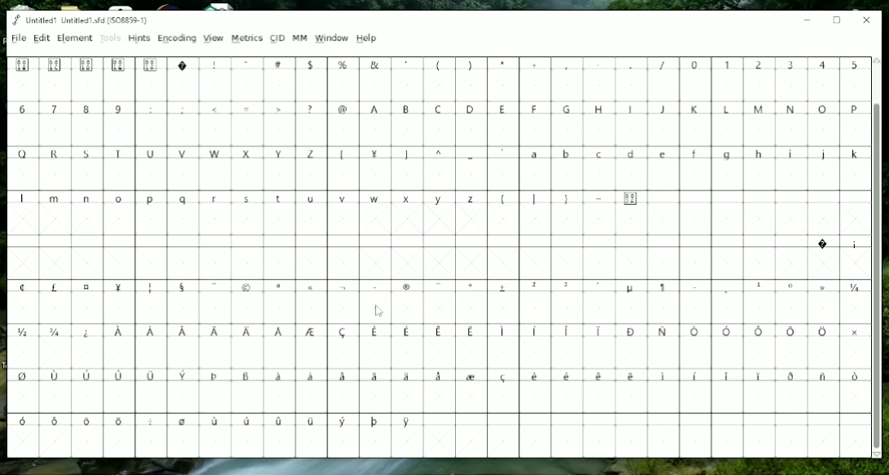  Describe the element at coordinates (436, 379) in the screenshot. I see `Symbols` at that location.